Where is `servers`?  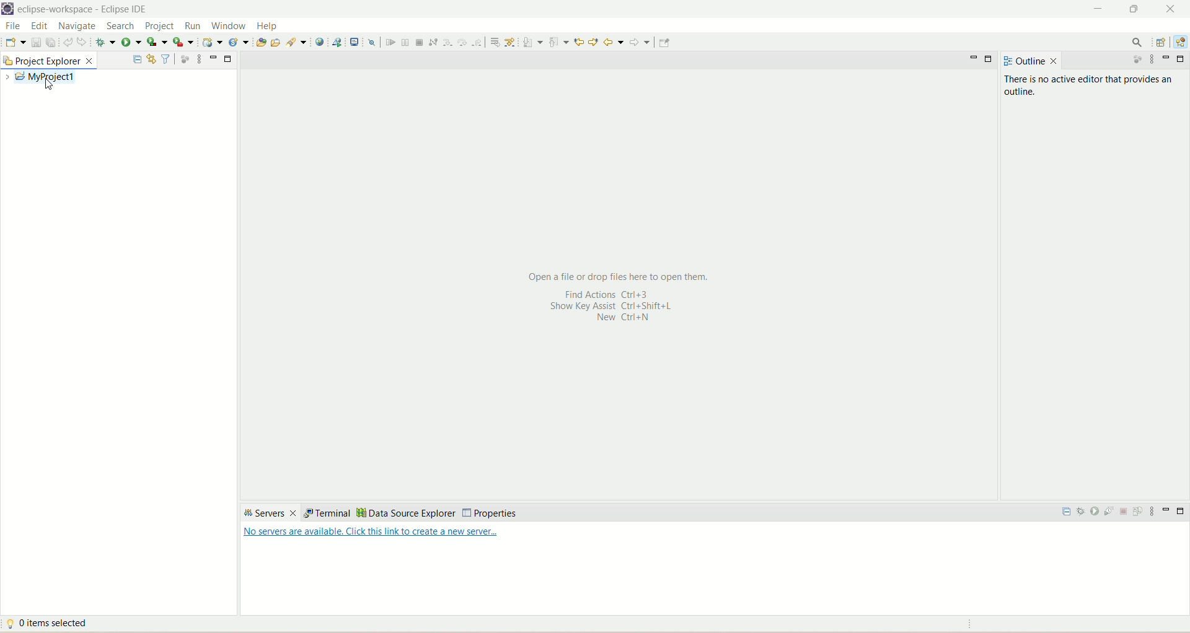 servers is located at coordinates (270, 513).